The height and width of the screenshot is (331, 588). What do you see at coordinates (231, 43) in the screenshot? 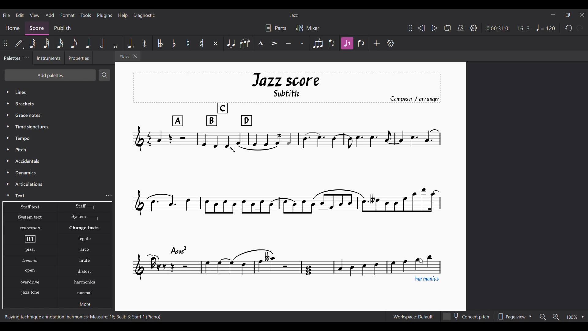
I see `Tie` at bounding box center [231, 43].